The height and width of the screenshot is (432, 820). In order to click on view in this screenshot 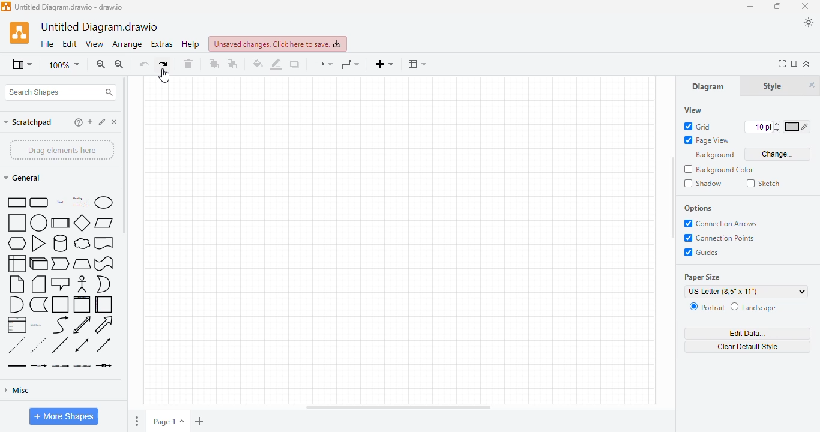, I will do `click(95, 44)`.